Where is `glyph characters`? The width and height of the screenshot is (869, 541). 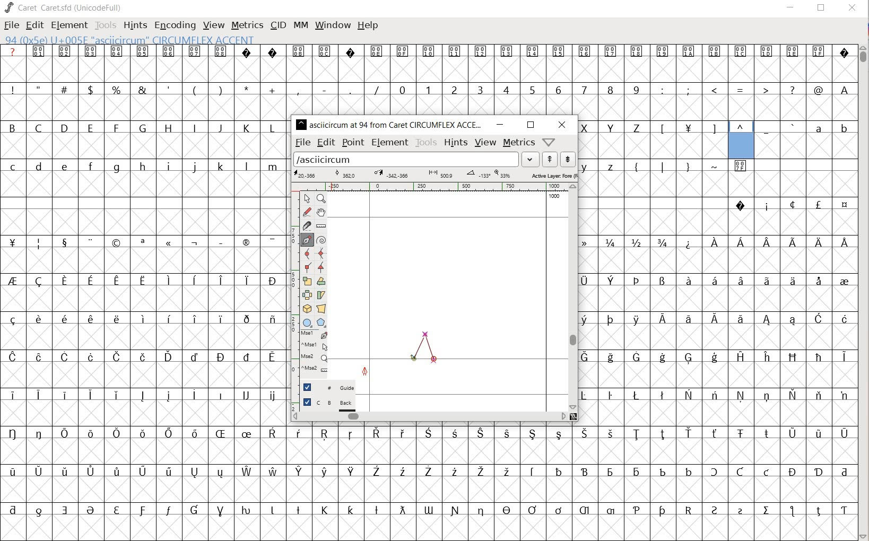
glyph characters is located at coordinates (573, 489).